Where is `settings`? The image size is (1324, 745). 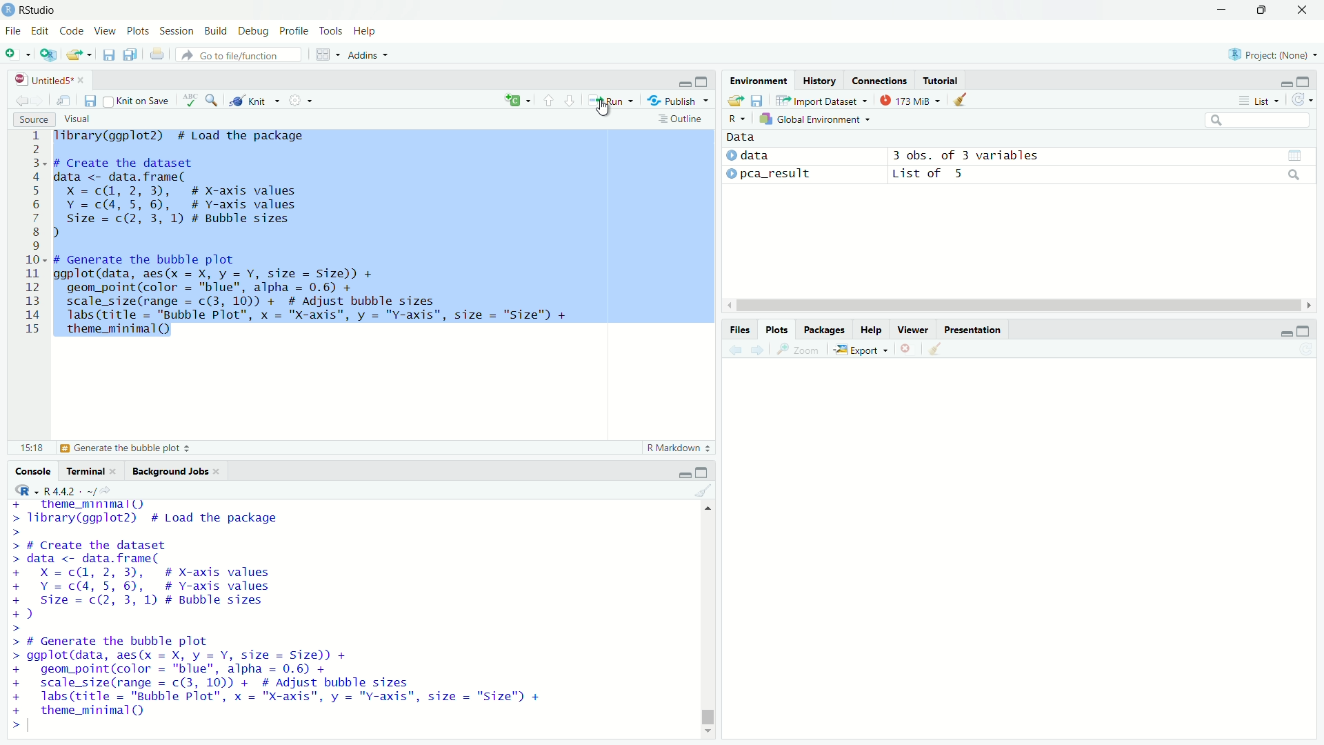
settings is located at coordinates (300, 101).